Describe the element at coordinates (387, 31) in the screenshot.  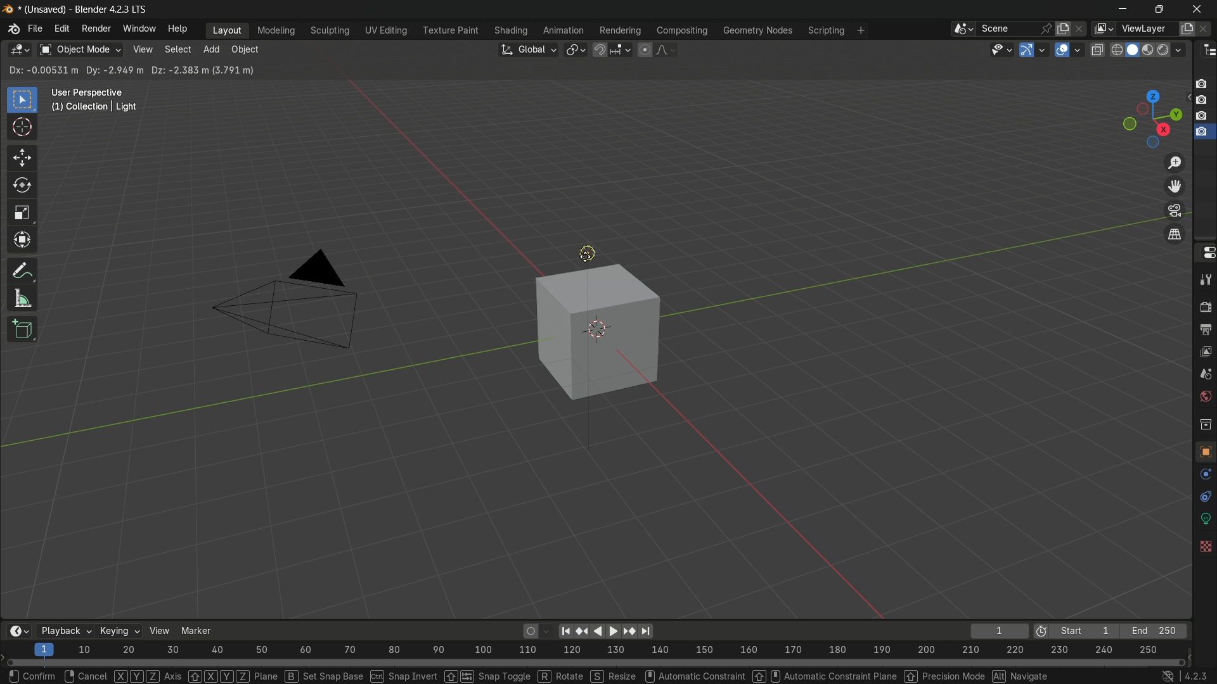
I see `uv editing menu` at that location.